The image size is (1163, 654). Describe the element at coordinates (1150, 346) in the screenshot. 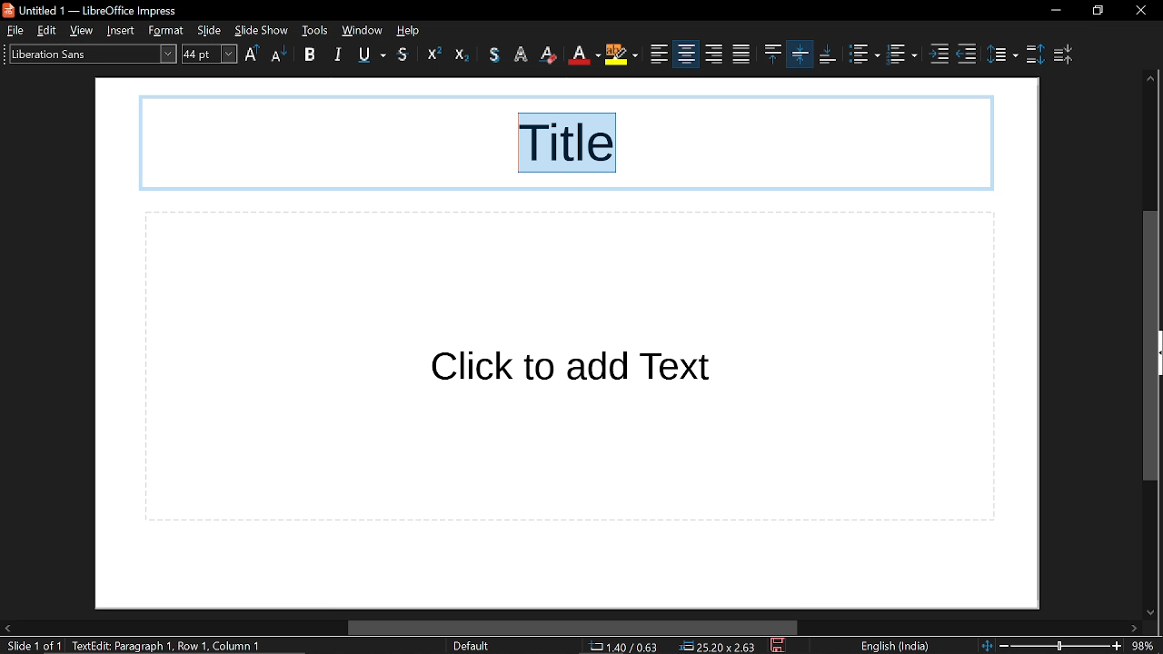

I see `vertical scrollbar` at that location.